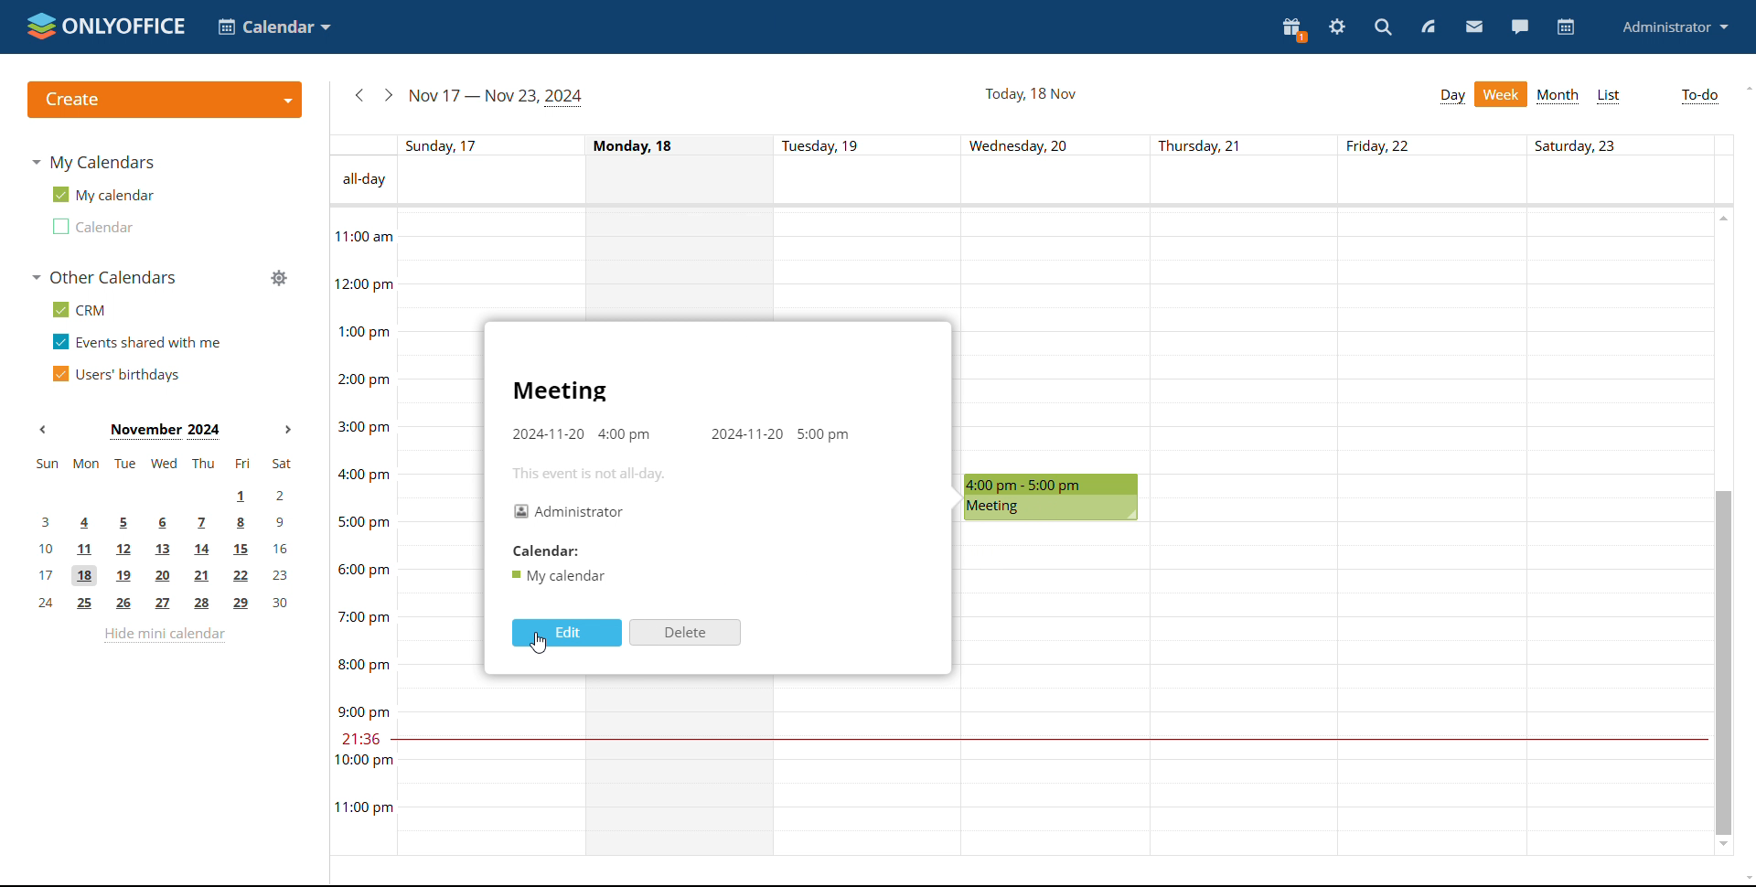 The height and width of the screenshot is (887, 1756). What do you see at coordinates (92, 162) in the screenshot?
I see `my calendars` at bounding box center [92, 162].